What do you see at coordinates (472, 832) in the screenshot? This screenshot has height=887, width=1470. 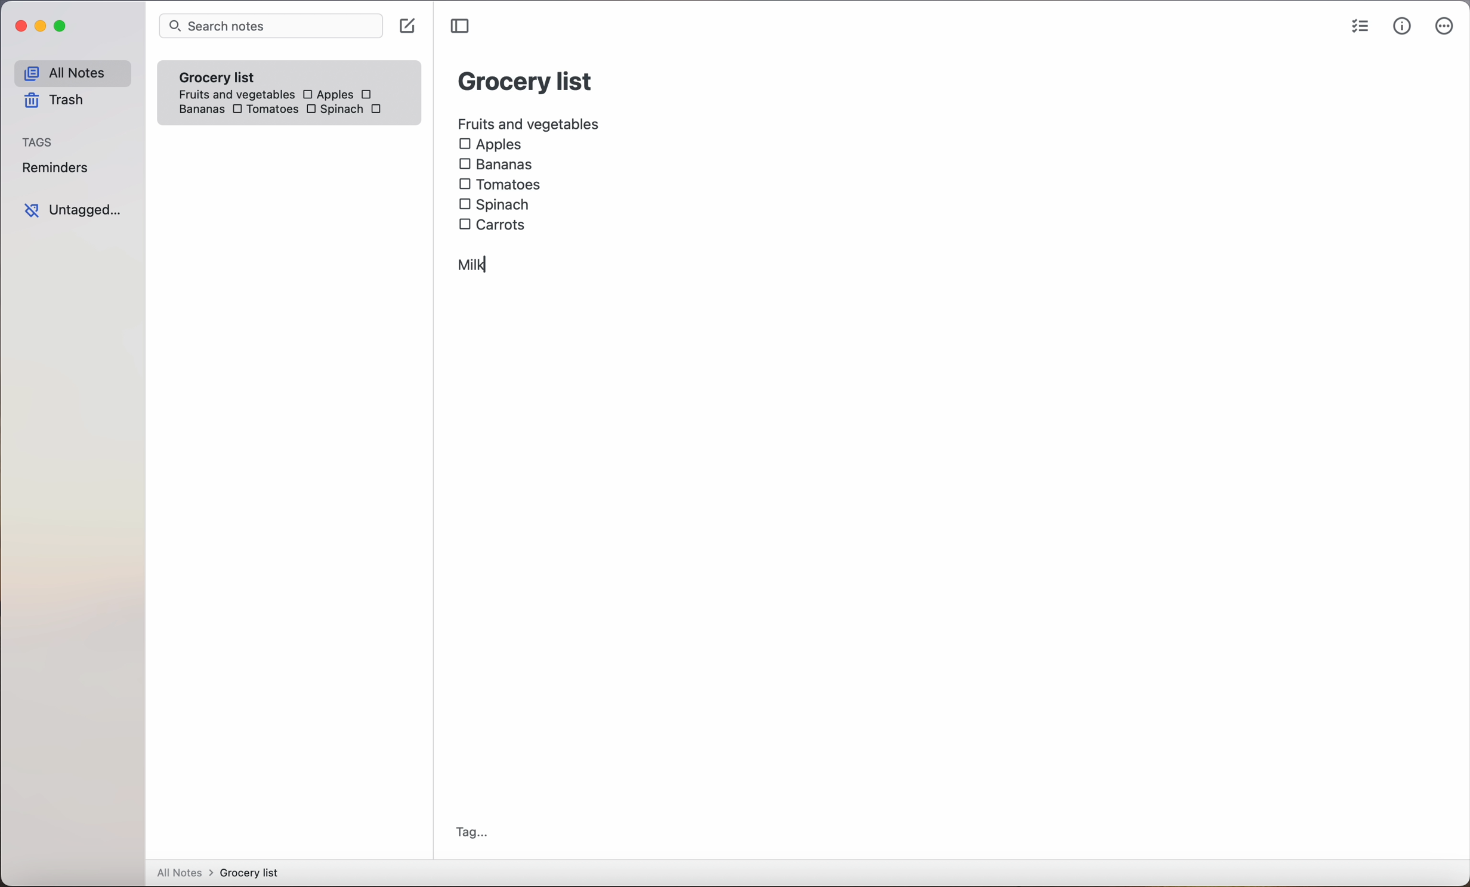 I see `tag` at bounding box center [472, 832].